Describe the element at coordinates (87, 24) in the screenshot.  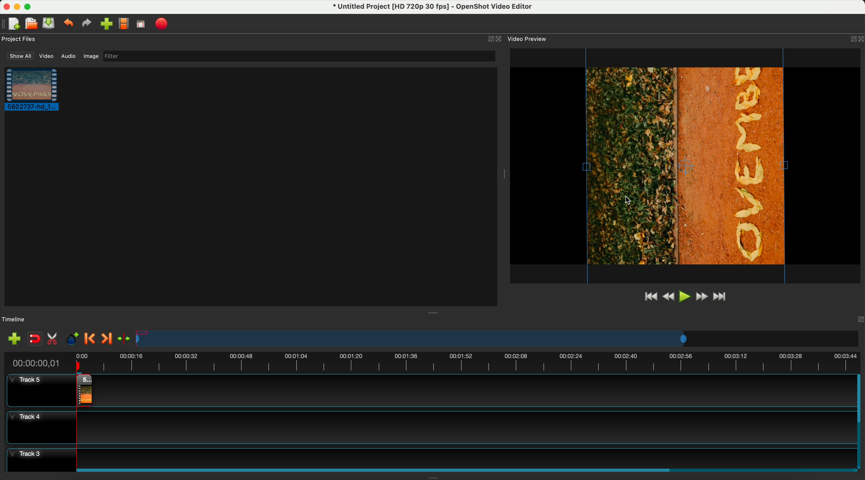
I see `redo` at that location.